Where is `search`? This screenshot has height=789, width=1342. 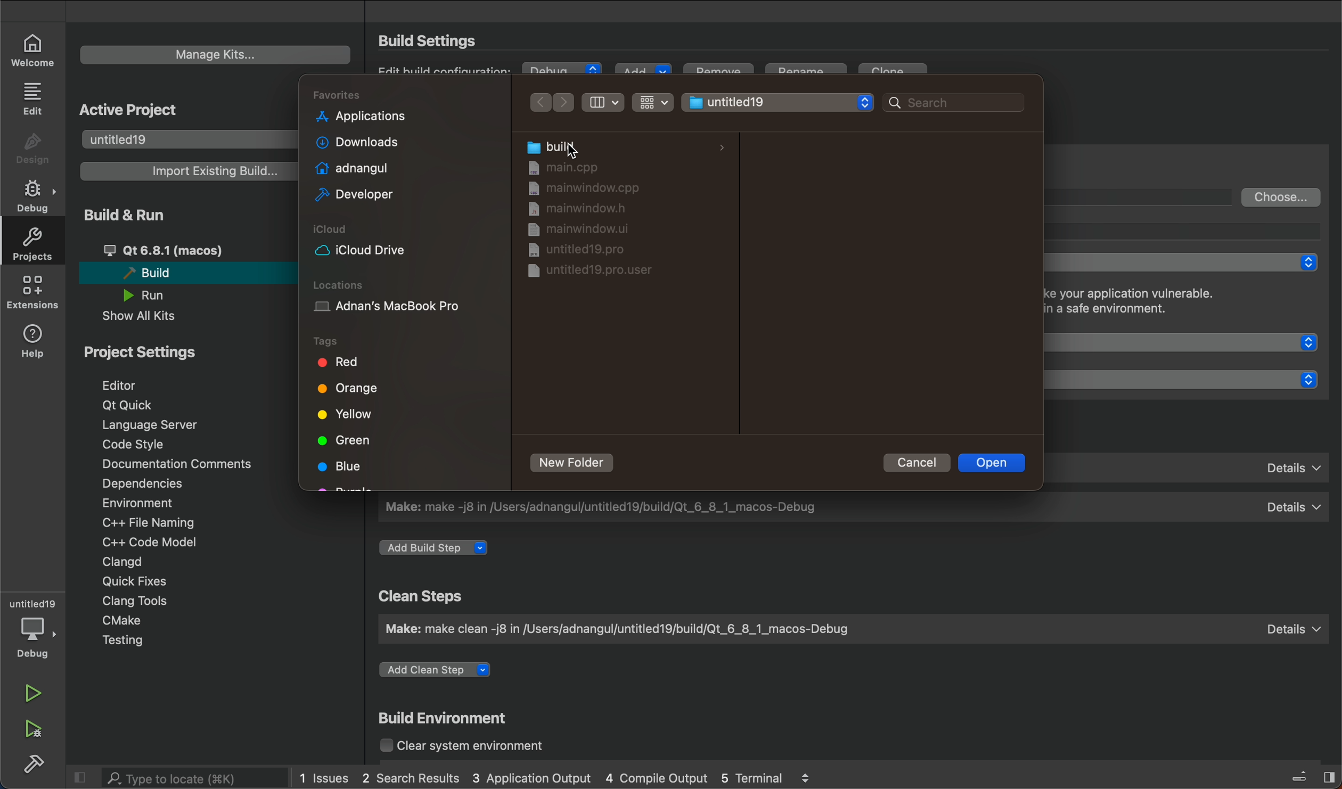 search is located at coordinates (183, 778).